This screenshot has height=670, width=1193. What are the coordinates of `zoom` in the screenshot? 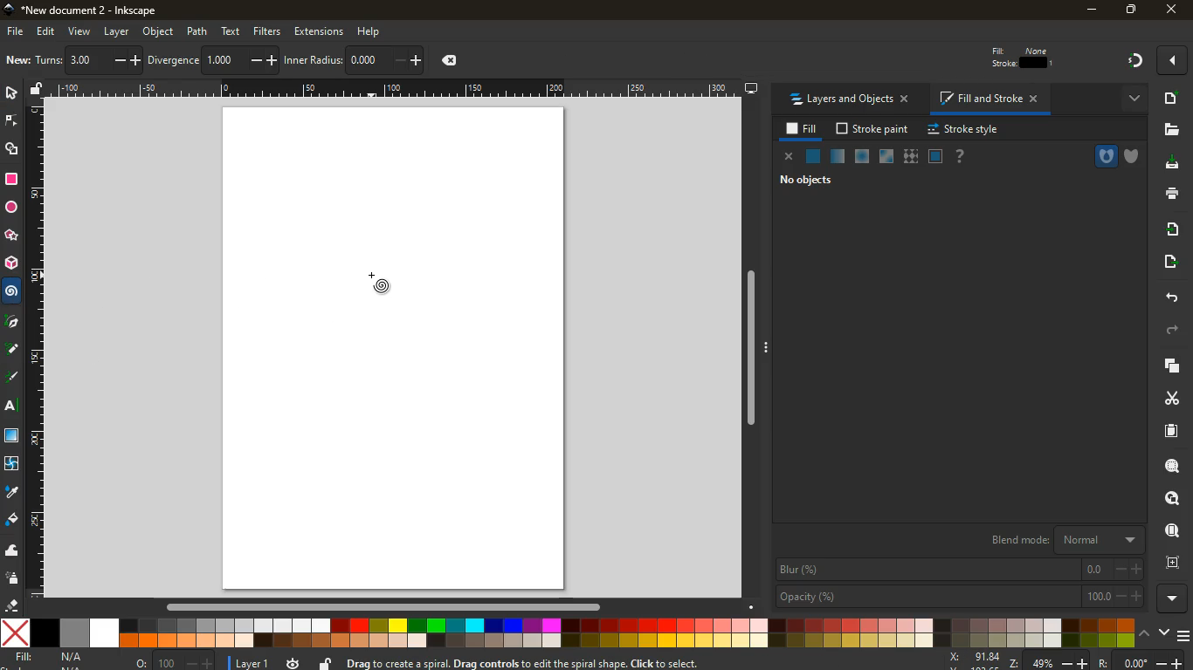 It's located at (1071, 660).